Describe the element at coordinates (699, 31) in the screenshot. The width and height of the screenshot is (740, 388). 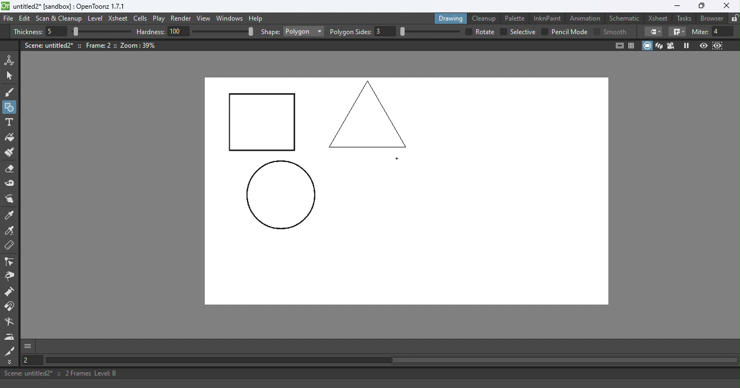
I see `miter` at that location.